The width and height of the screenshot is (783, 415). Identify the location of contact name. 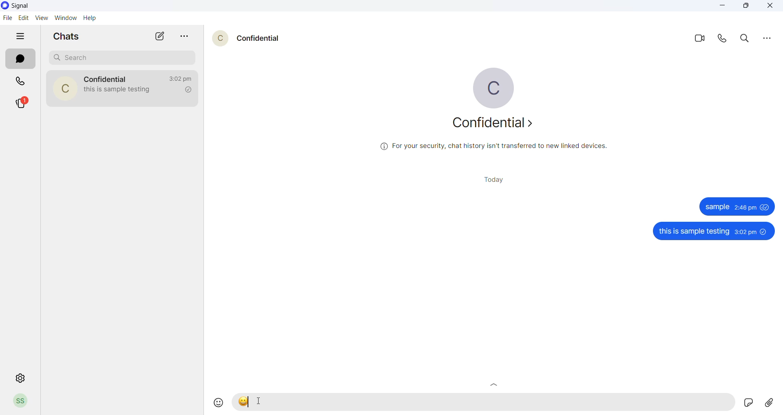
(260, 38).